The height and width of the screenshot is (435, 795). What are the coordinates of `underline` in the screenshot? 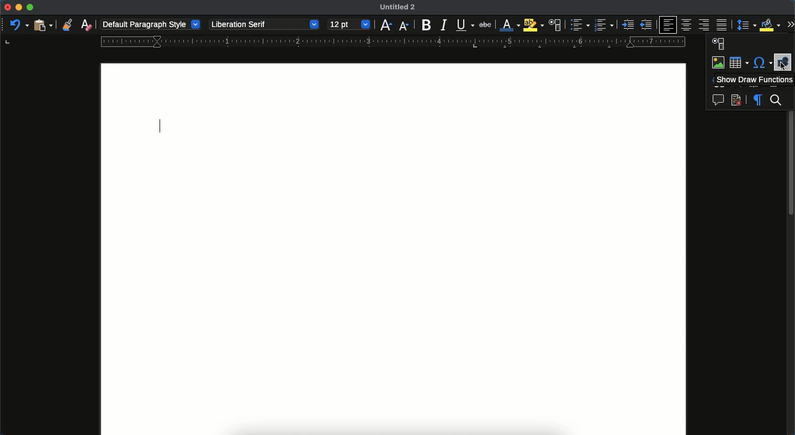 It's located at (465, 25).